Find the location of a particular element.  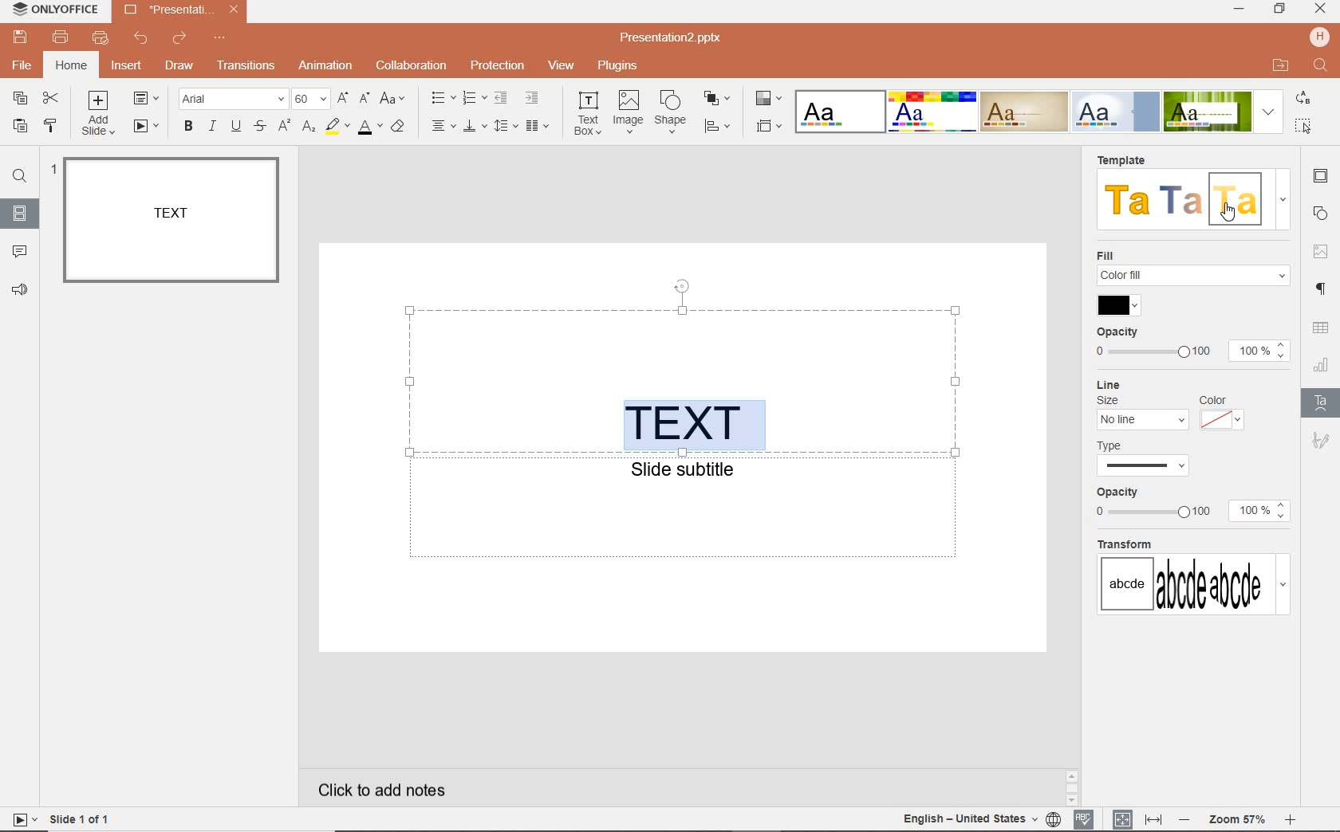

fill color is located at coordinates (1116, 306).